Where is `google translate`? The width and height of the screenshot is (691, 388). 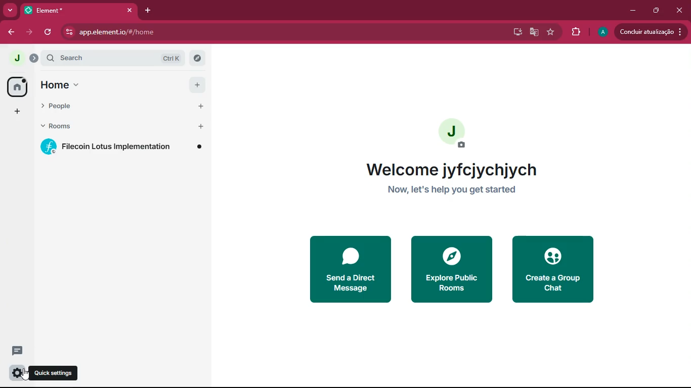 google translate is located at coordinates (534, 32).